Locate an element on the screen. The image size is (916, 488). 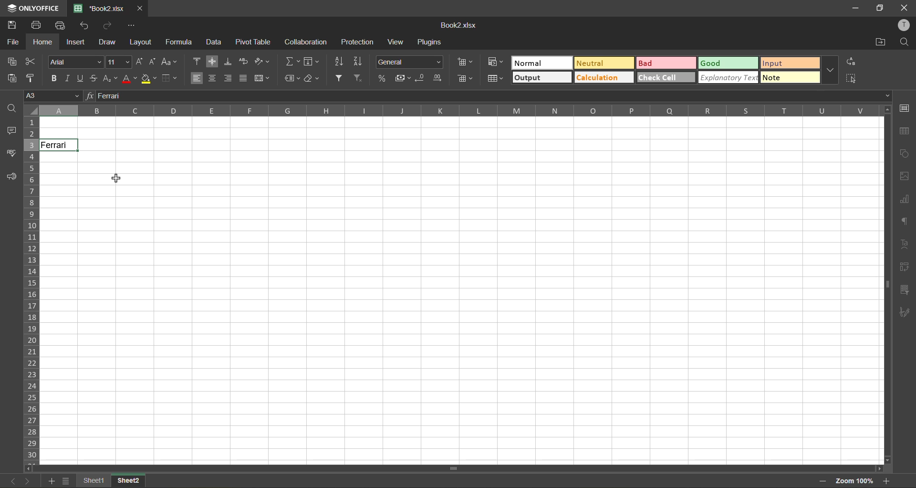
number format is located at coordinates (408, 62).